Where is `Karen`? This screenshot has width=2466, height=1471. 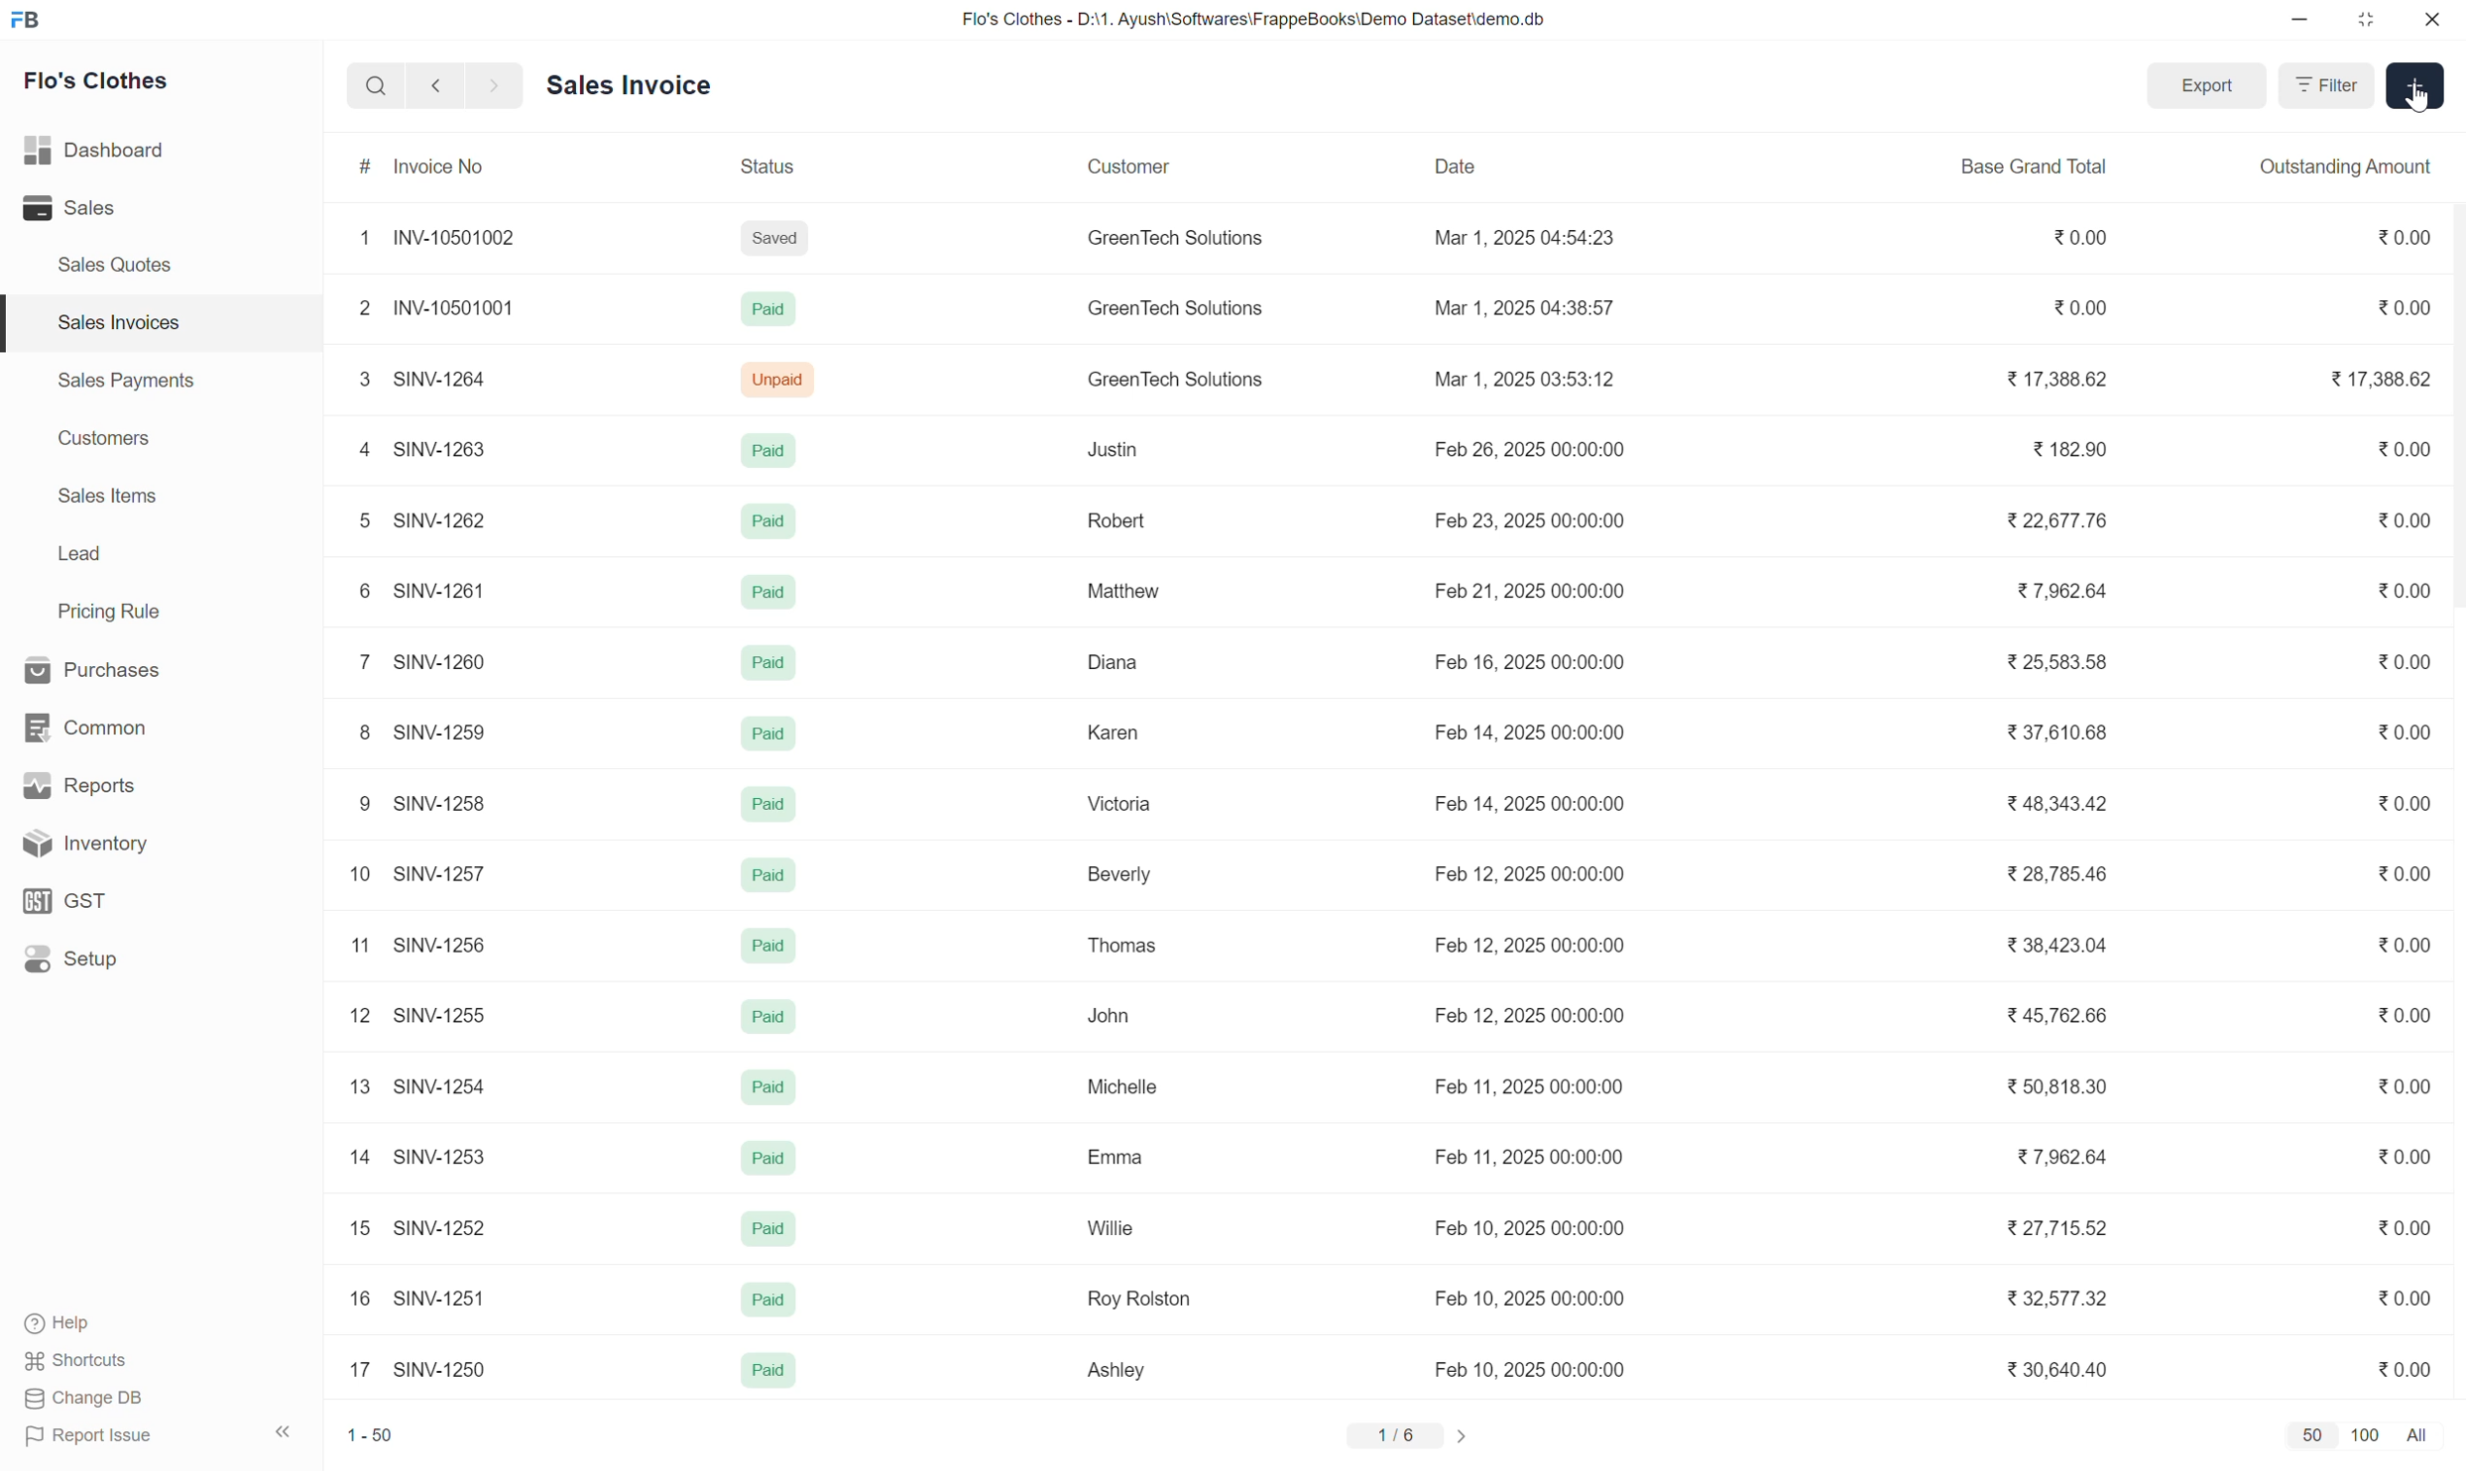
Karen is located at coordinates (1116, 734).